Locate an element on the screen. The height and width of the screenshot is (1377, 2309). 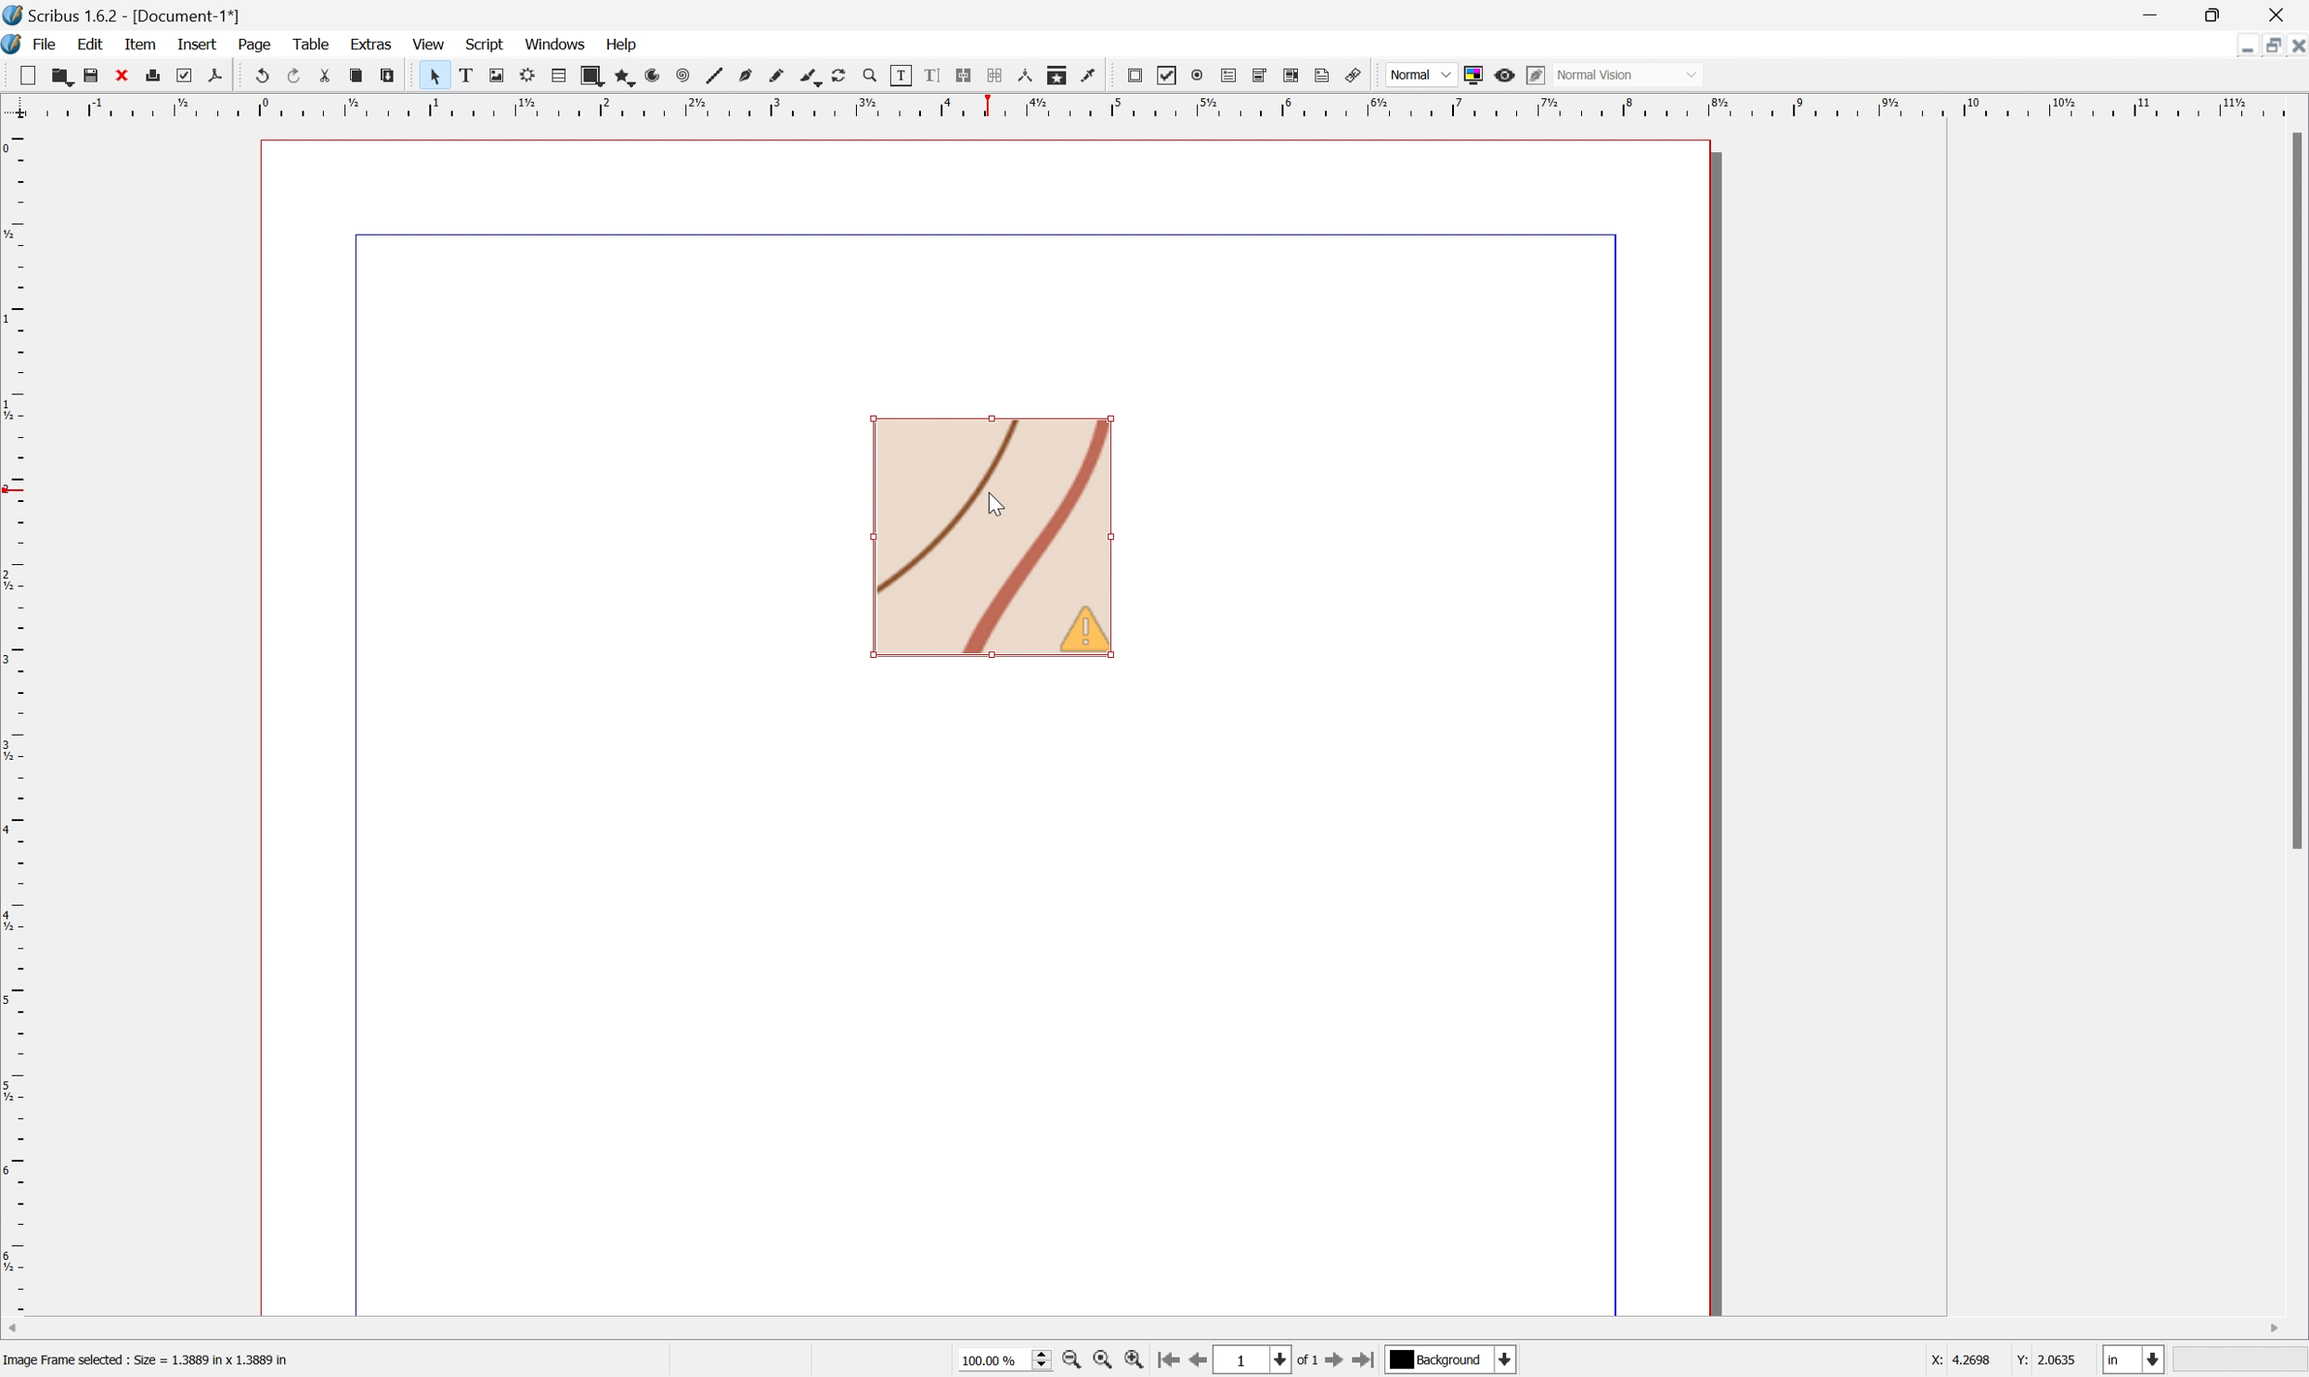
Arc is located at coordinates (661, 78).